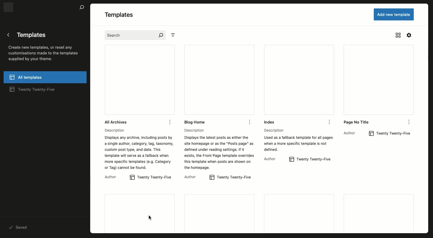 This screenshot has height=238, width=433. I want to click on Index, so click(270, 122).